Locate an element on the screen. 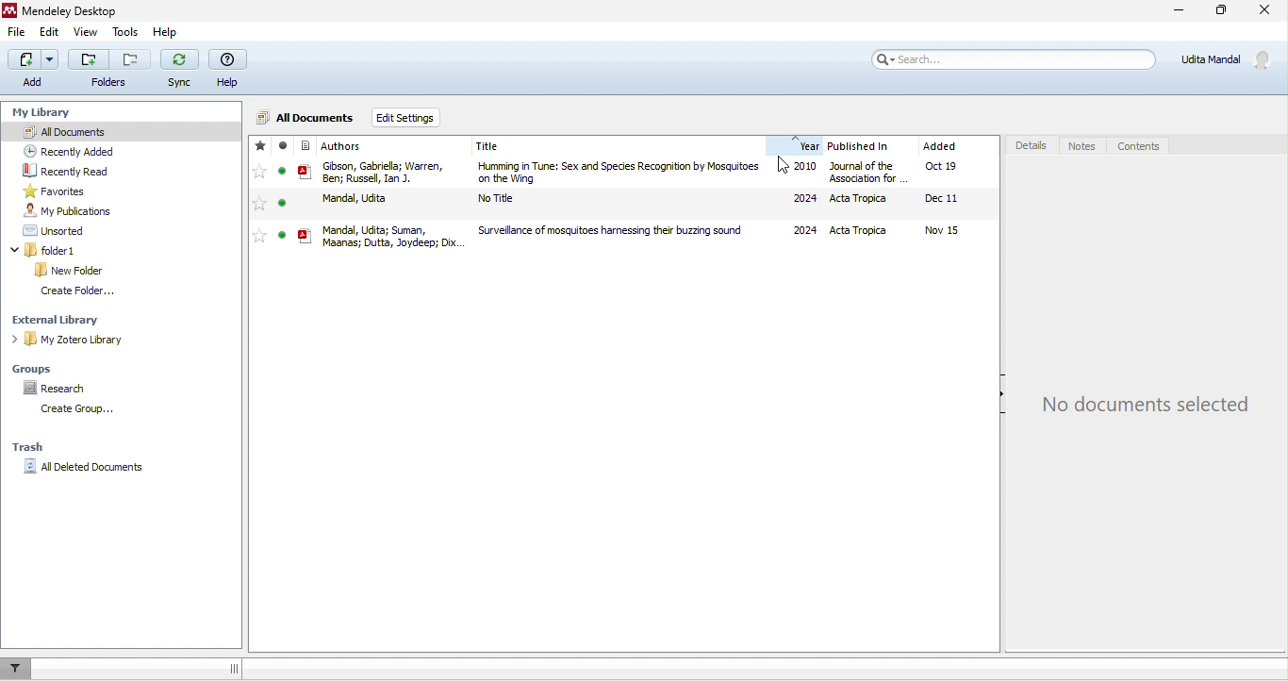 The height and width of the screenshot is (681, 1288). file is located at coordinates (14, 33).